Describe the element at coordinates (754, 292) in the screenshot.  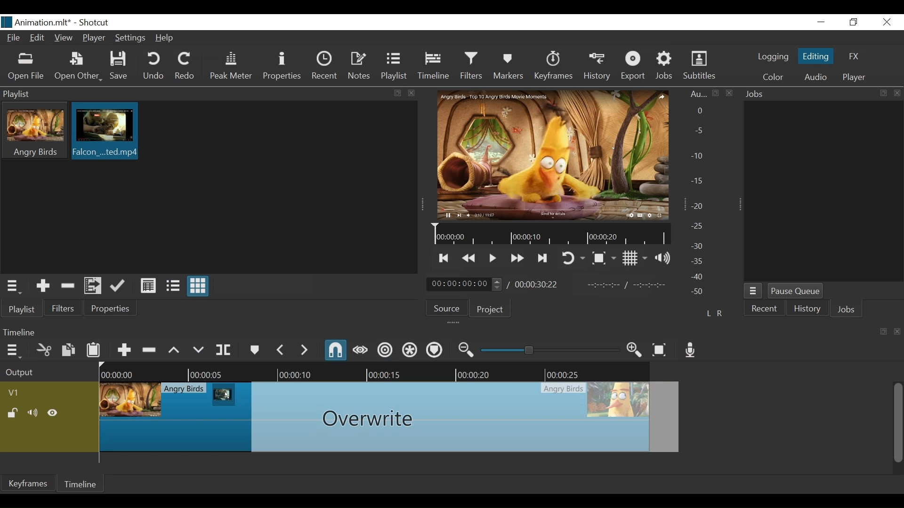
I see `Jobs Menu` at that location.